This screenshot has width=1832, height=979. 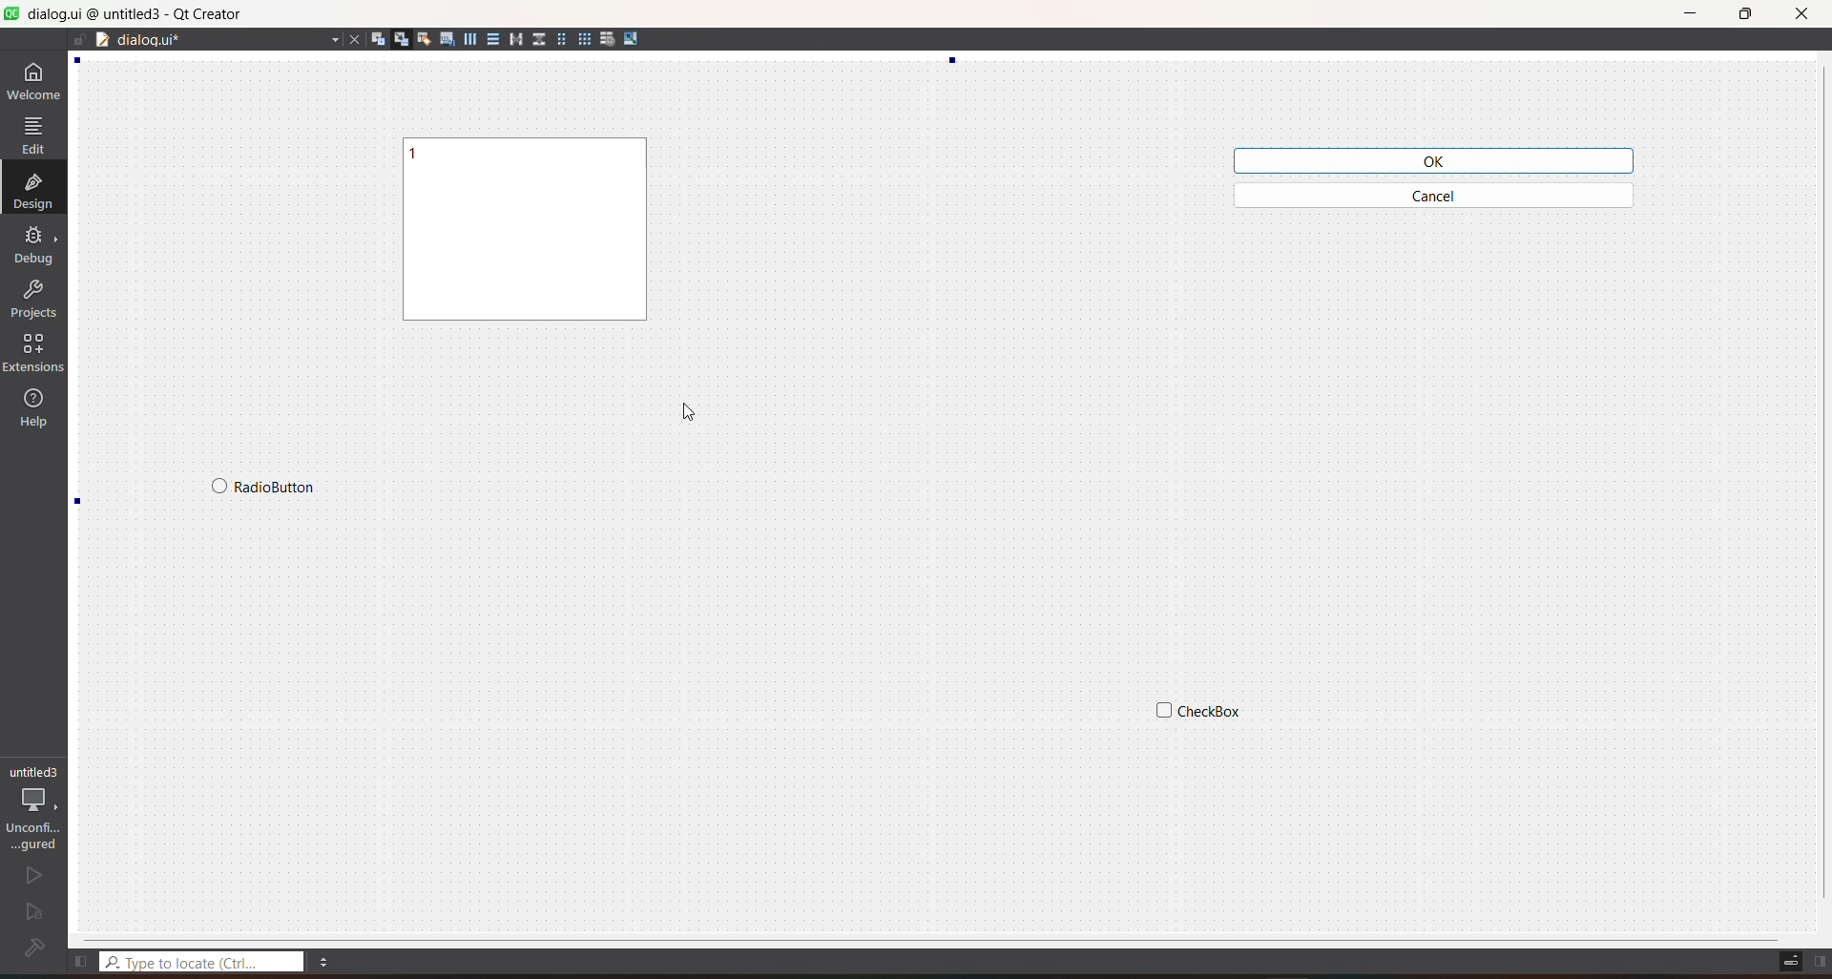 What do you see at coordinates (695, 408) in the screenshot?
I see `cursor` at bounding box center [695, 408].